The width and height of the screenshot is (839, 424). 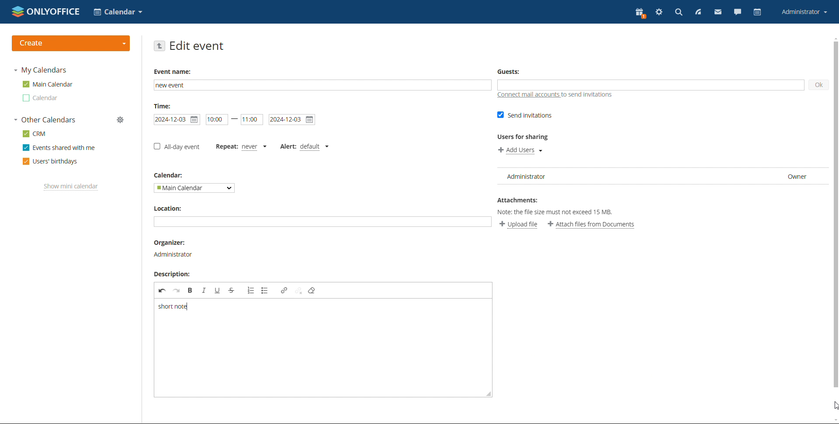 I want to click on events shared with me, so click(x=59, y=147).